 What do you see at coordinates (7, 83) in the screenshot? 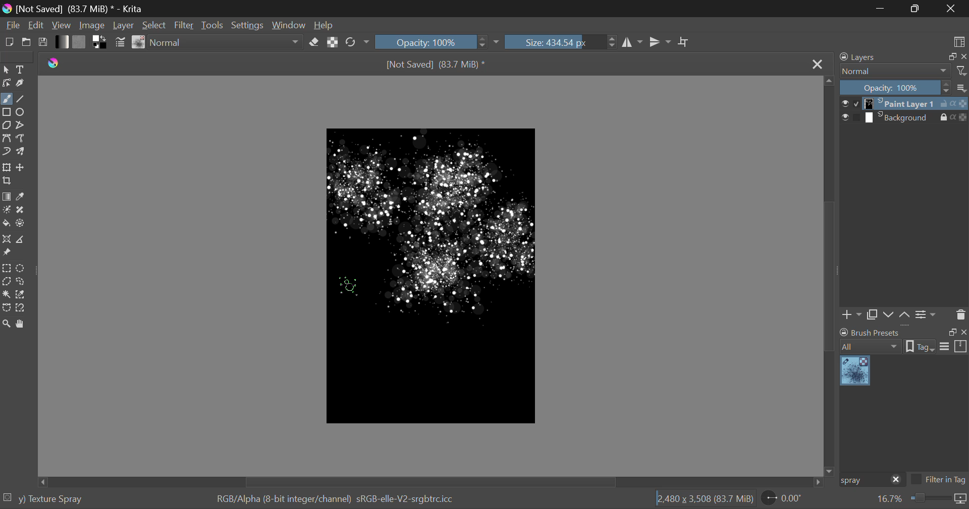
I see `Edit Shapes` at bounding box center [7, 83].